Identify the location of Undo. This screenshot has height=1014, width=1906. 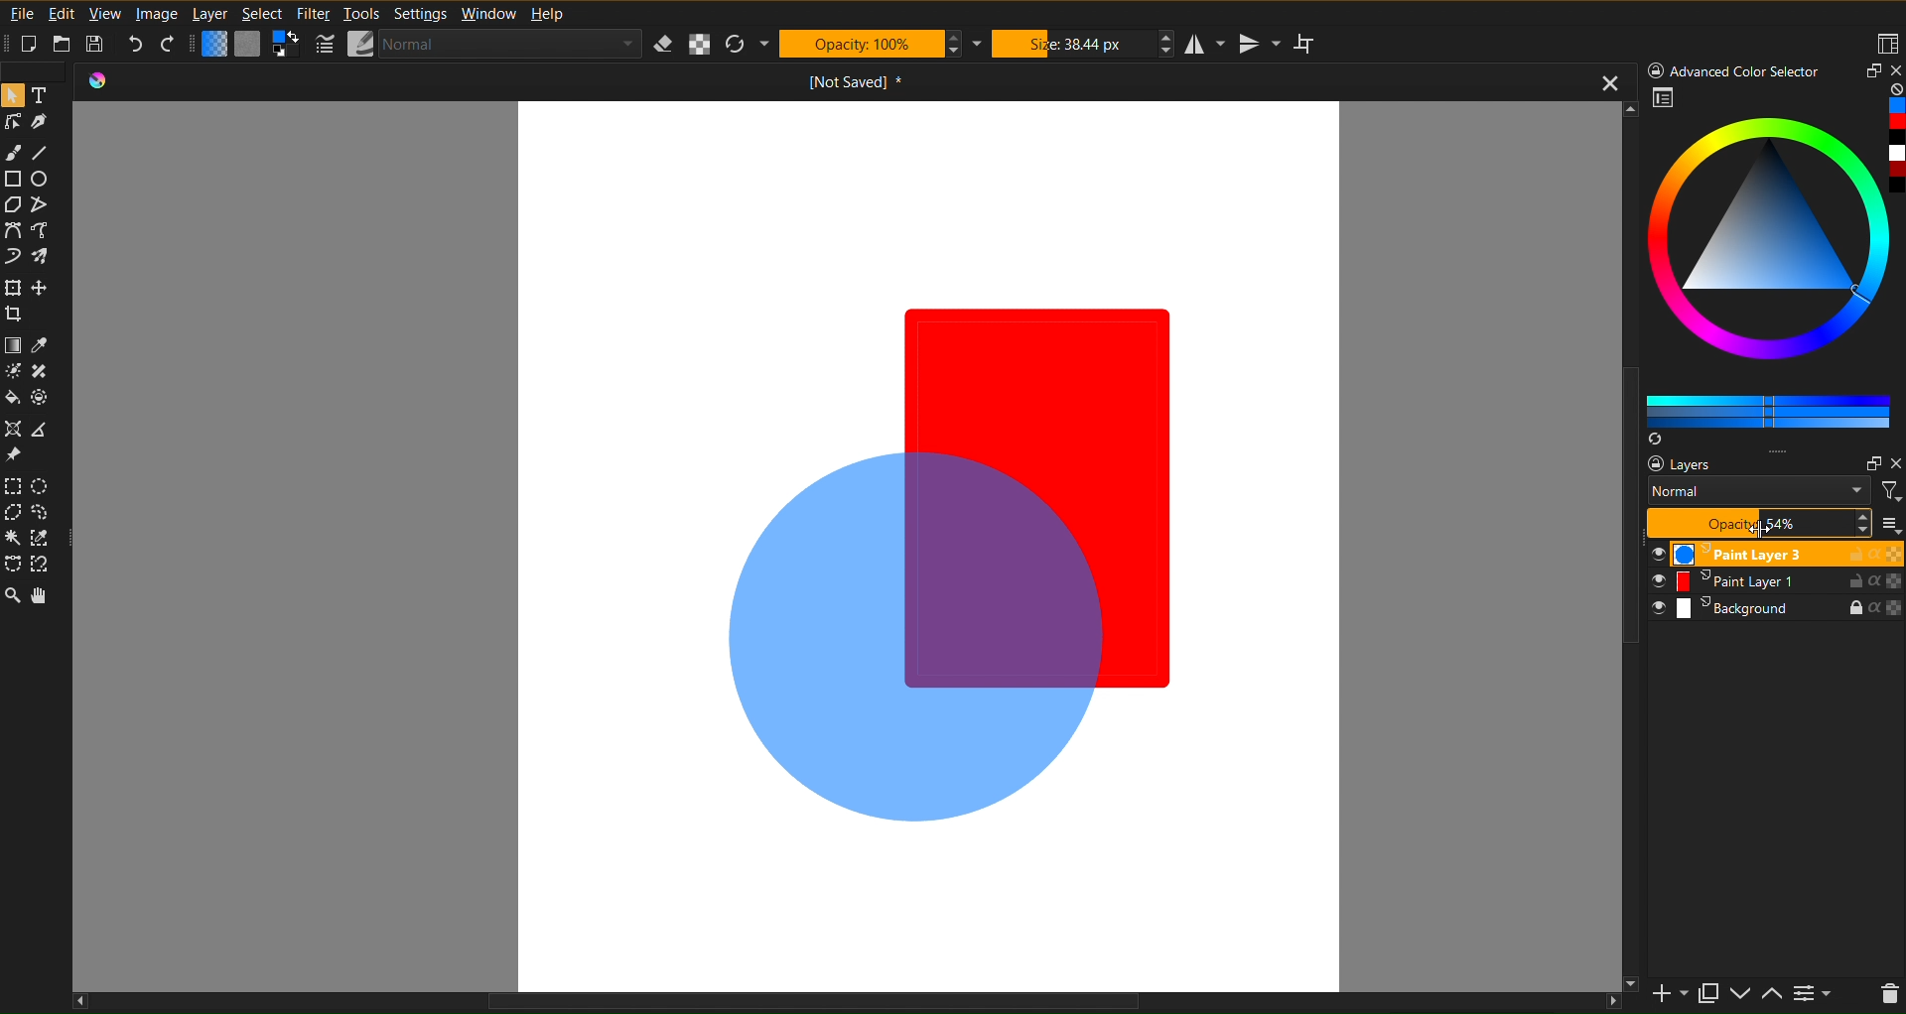
(134, 46).